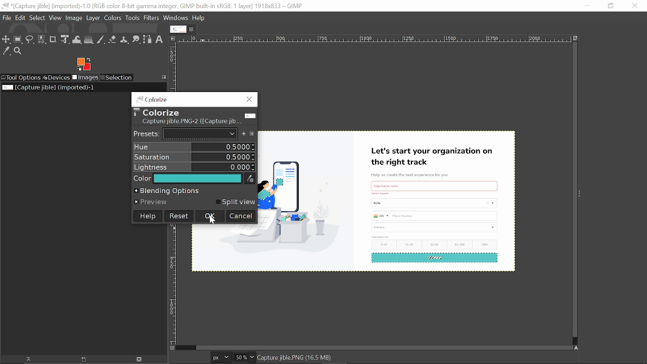 The image size is (647, 364). I want to click on Reset, so click(179, 216).